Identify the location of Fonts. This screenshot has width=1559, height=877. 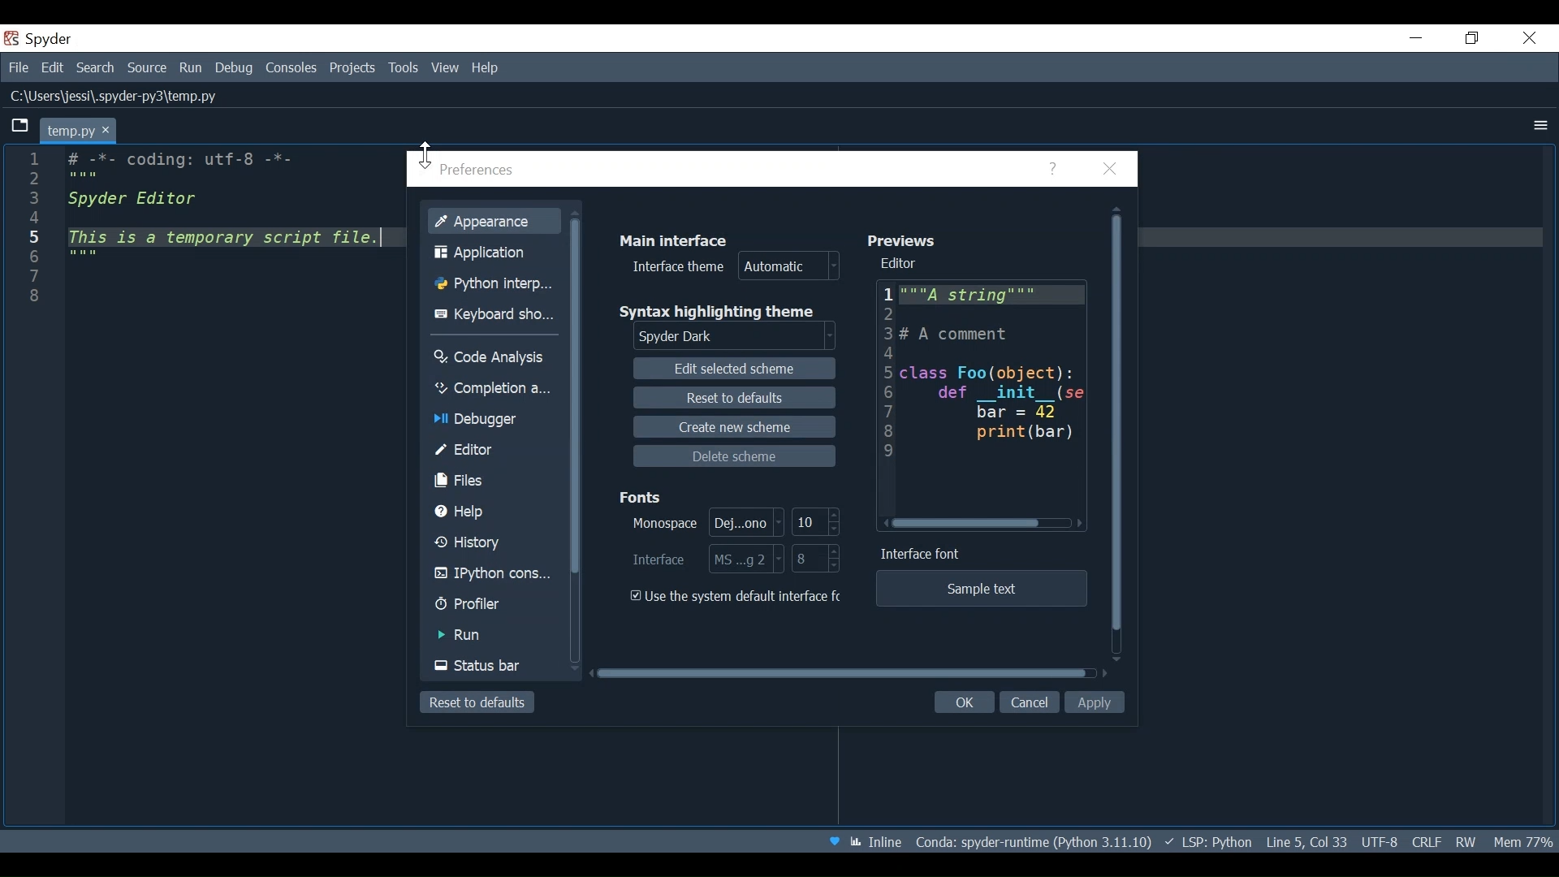
(644, 495).